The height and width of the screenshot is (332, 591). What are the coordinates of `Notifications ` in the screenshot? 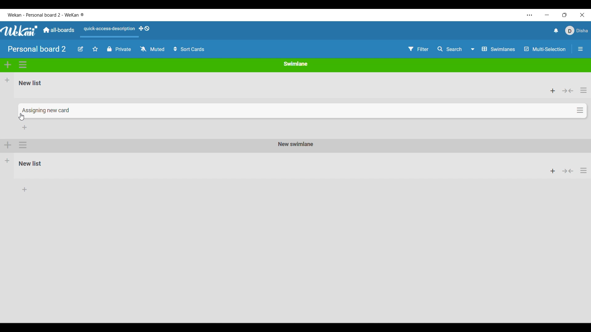 It's located at (556, 30).